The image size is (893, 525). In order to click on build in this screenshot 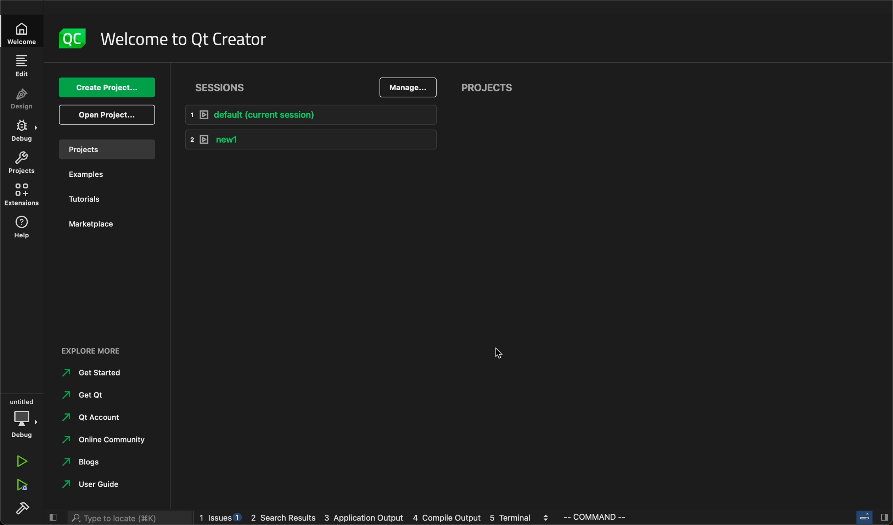, I will do `click(23, 506)`.